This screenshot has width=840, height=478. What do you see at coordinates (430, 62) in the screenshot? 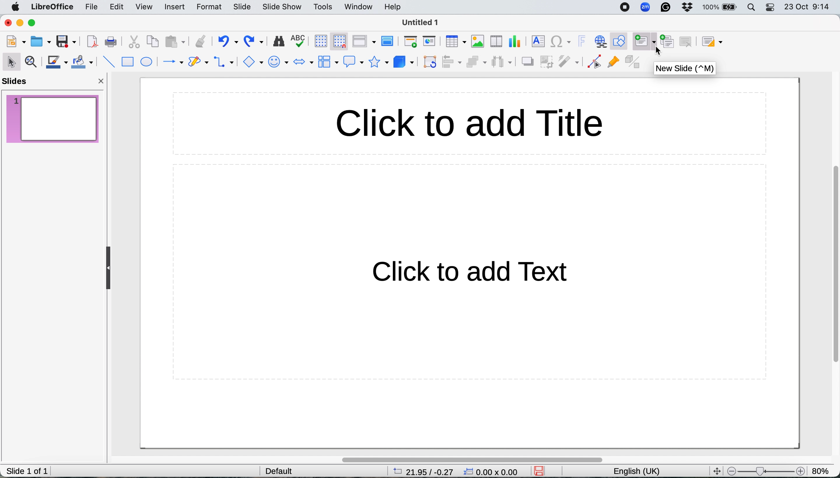
I see `transformations` at bounding box center [430, 62].